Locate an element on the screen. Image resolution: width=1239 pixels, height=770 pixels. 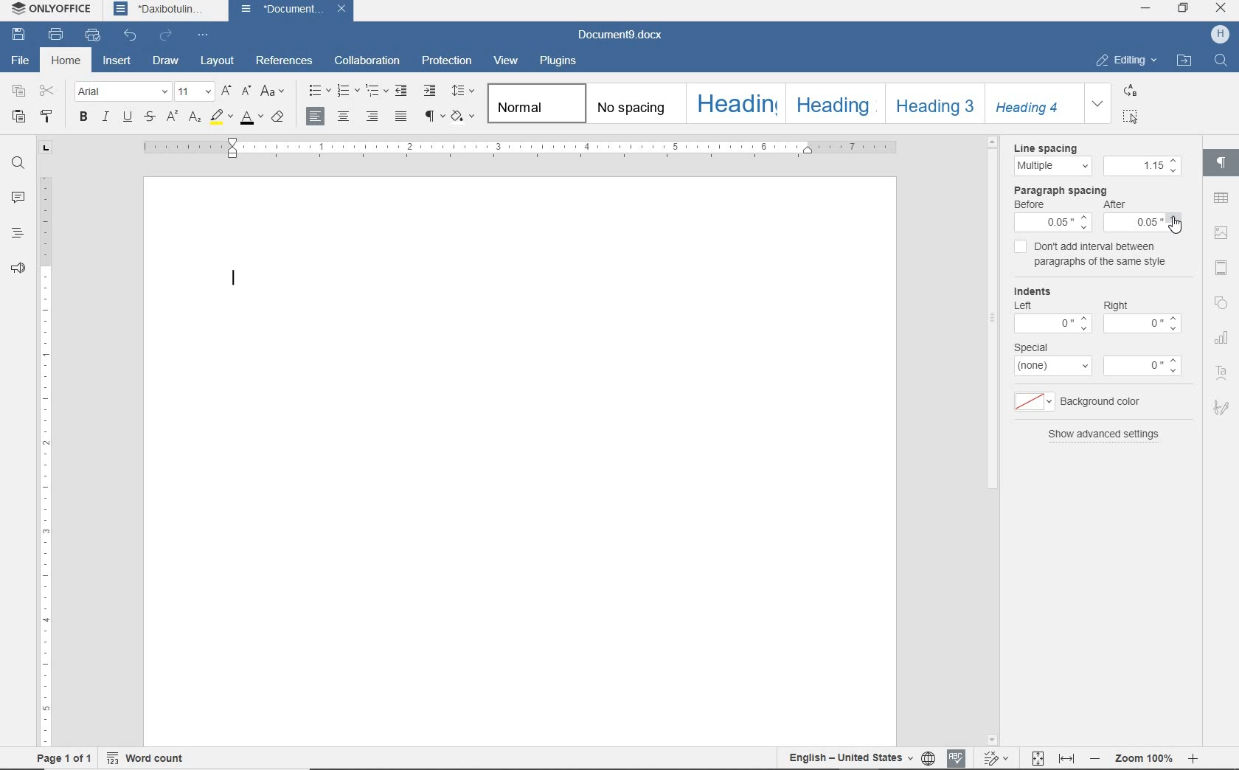
strikethrough is located at coordinates (150, 117).